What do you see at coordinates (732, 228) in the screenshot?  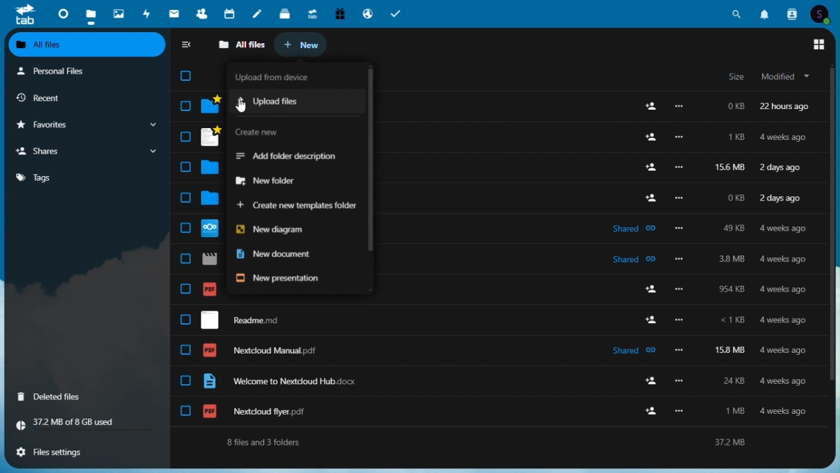 I see `49kb` at bounding box center [732, 228].